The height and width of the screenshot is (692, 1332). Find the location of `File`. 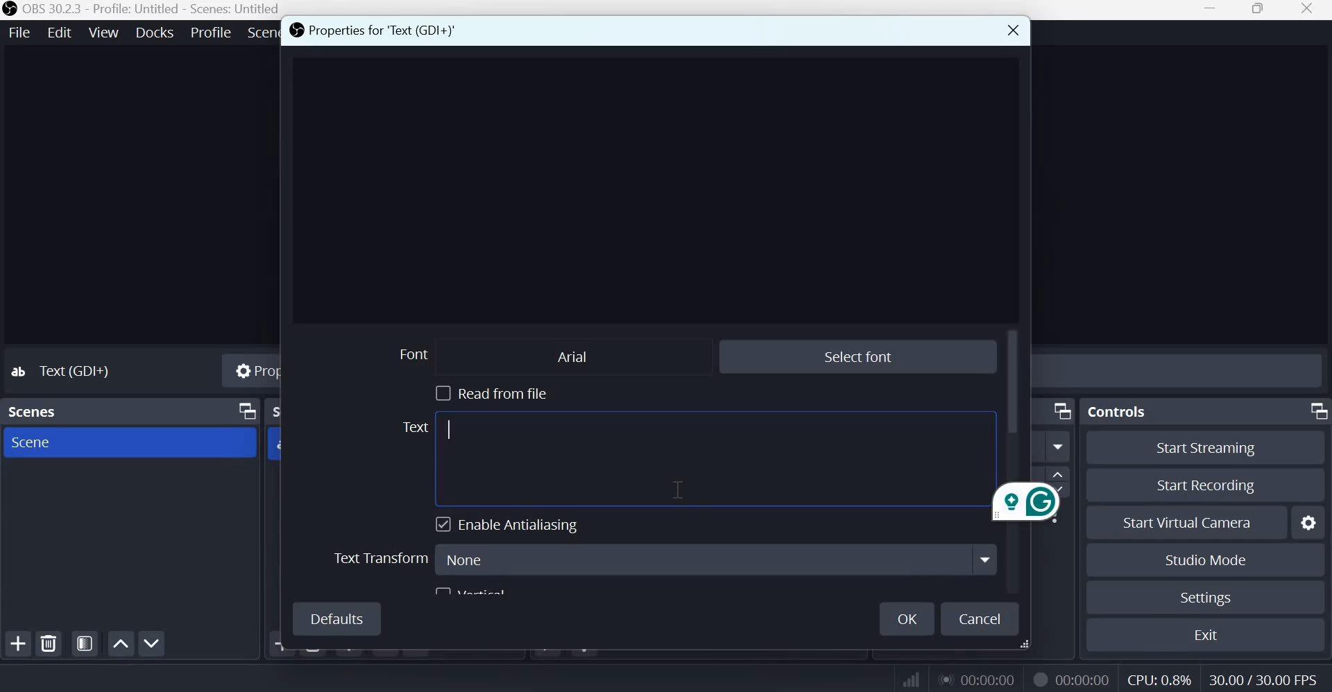

File is located at coordinates (20, 33).